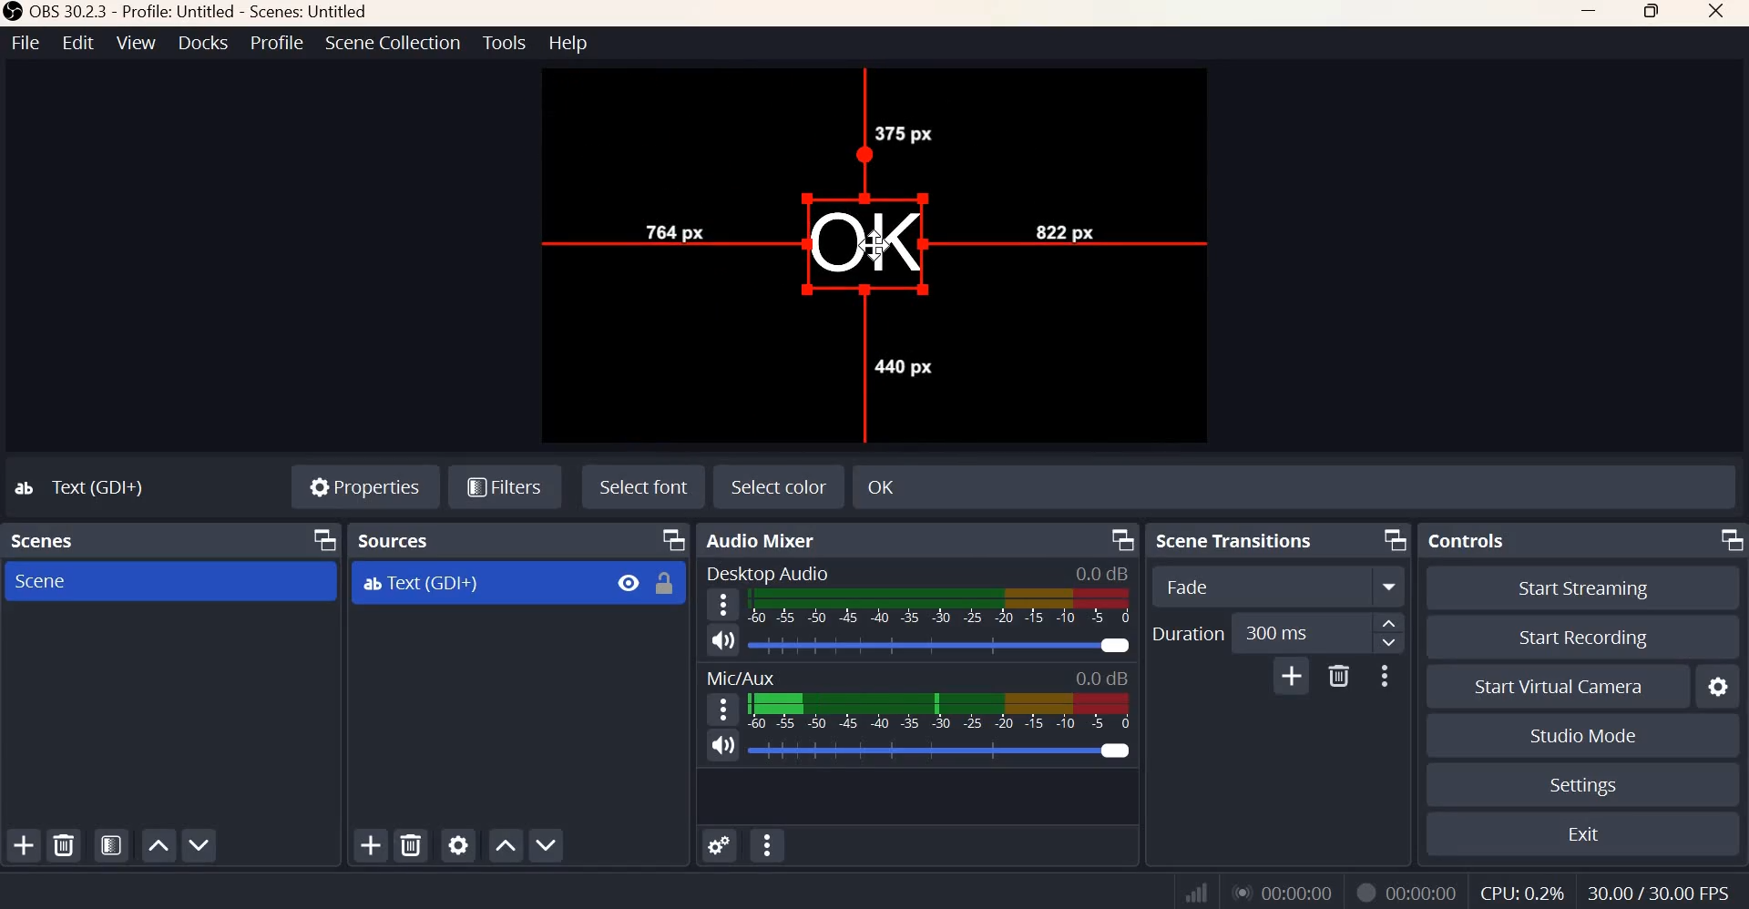 The width and height of the screenshot is (1749, 909). Describe the element at coordinates (1585, 589) in the screenshot. I see `start streaming` at that location.